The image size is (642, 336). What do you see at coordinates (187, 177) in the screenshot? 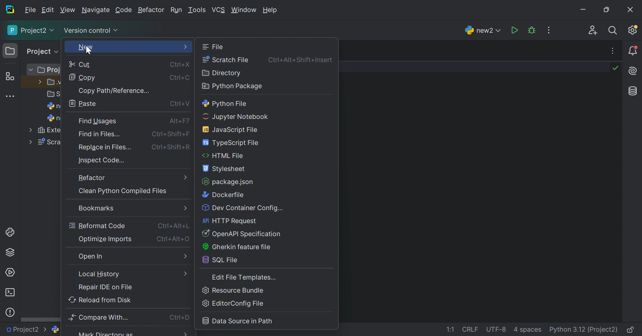
I see `More` at bounding box center [187, 177].